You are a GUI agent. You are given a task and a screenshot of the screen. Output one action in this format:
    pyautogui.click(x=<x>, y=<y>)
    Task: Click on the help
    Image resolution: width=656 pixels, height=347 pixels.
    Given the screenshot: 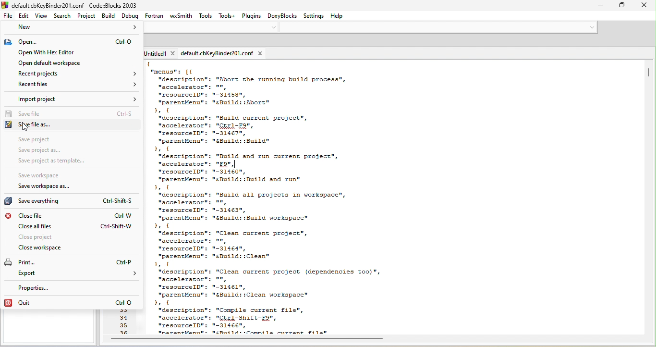 What is the action you would take?
    pyautogui.click(x=338, y=15)
    